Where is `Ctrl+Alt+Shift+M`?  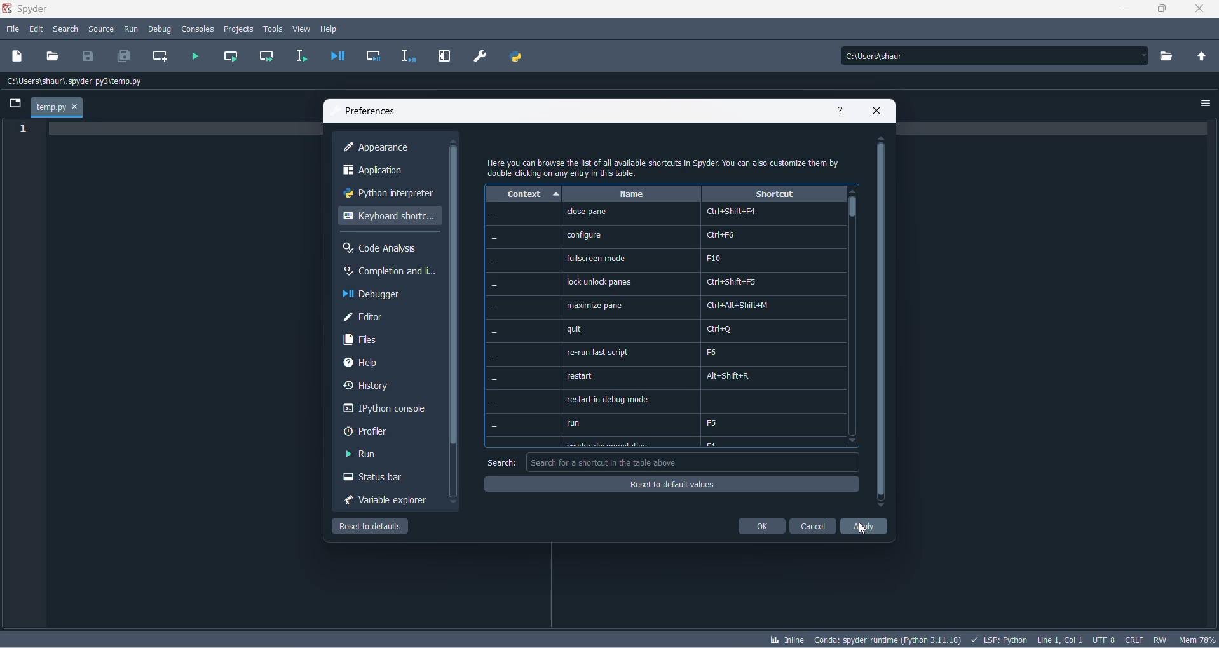
Ctrl+Alt+Shift+M is located at coordinates (738, 306).